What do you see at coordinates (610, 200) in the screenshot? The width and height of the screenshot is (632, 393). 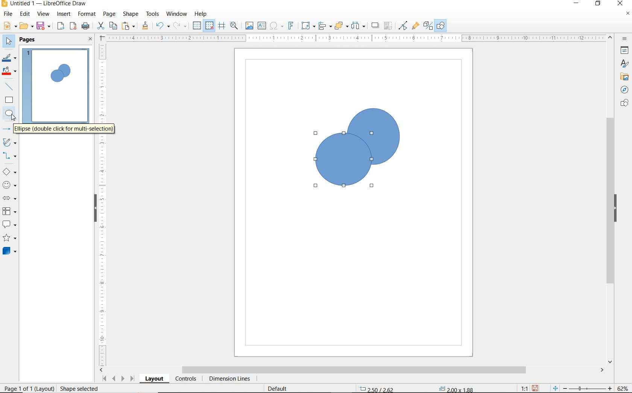 I see `SCROLLBAR` at bounding box center [610, 200].